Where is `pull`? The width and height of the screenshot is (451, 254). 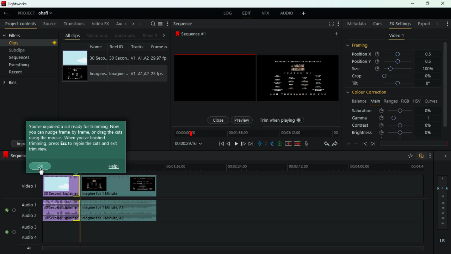 pull is located at coordinates (260, 144).